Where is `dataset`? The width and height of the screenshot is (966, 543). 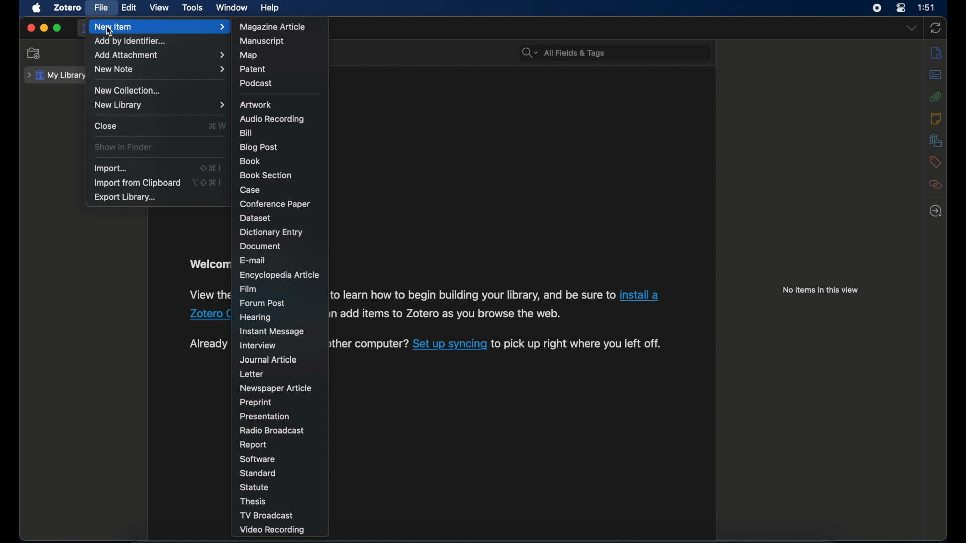
dataset is located at coordinates (256, 218).